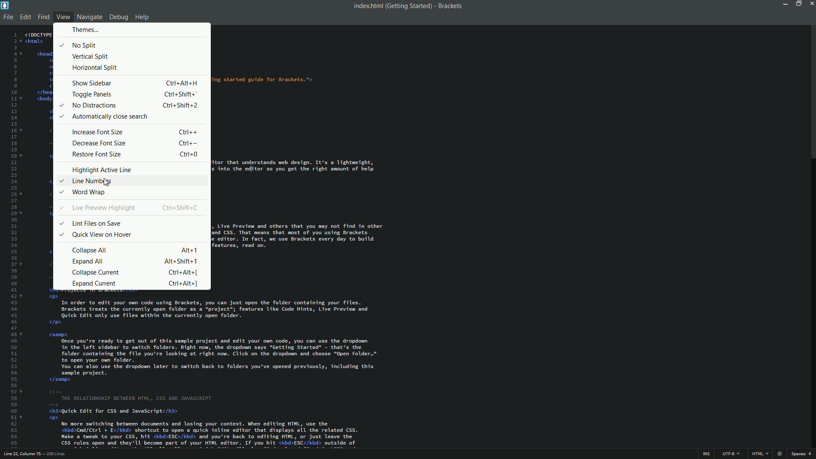  I want to click on minimize, so click(785, 4).